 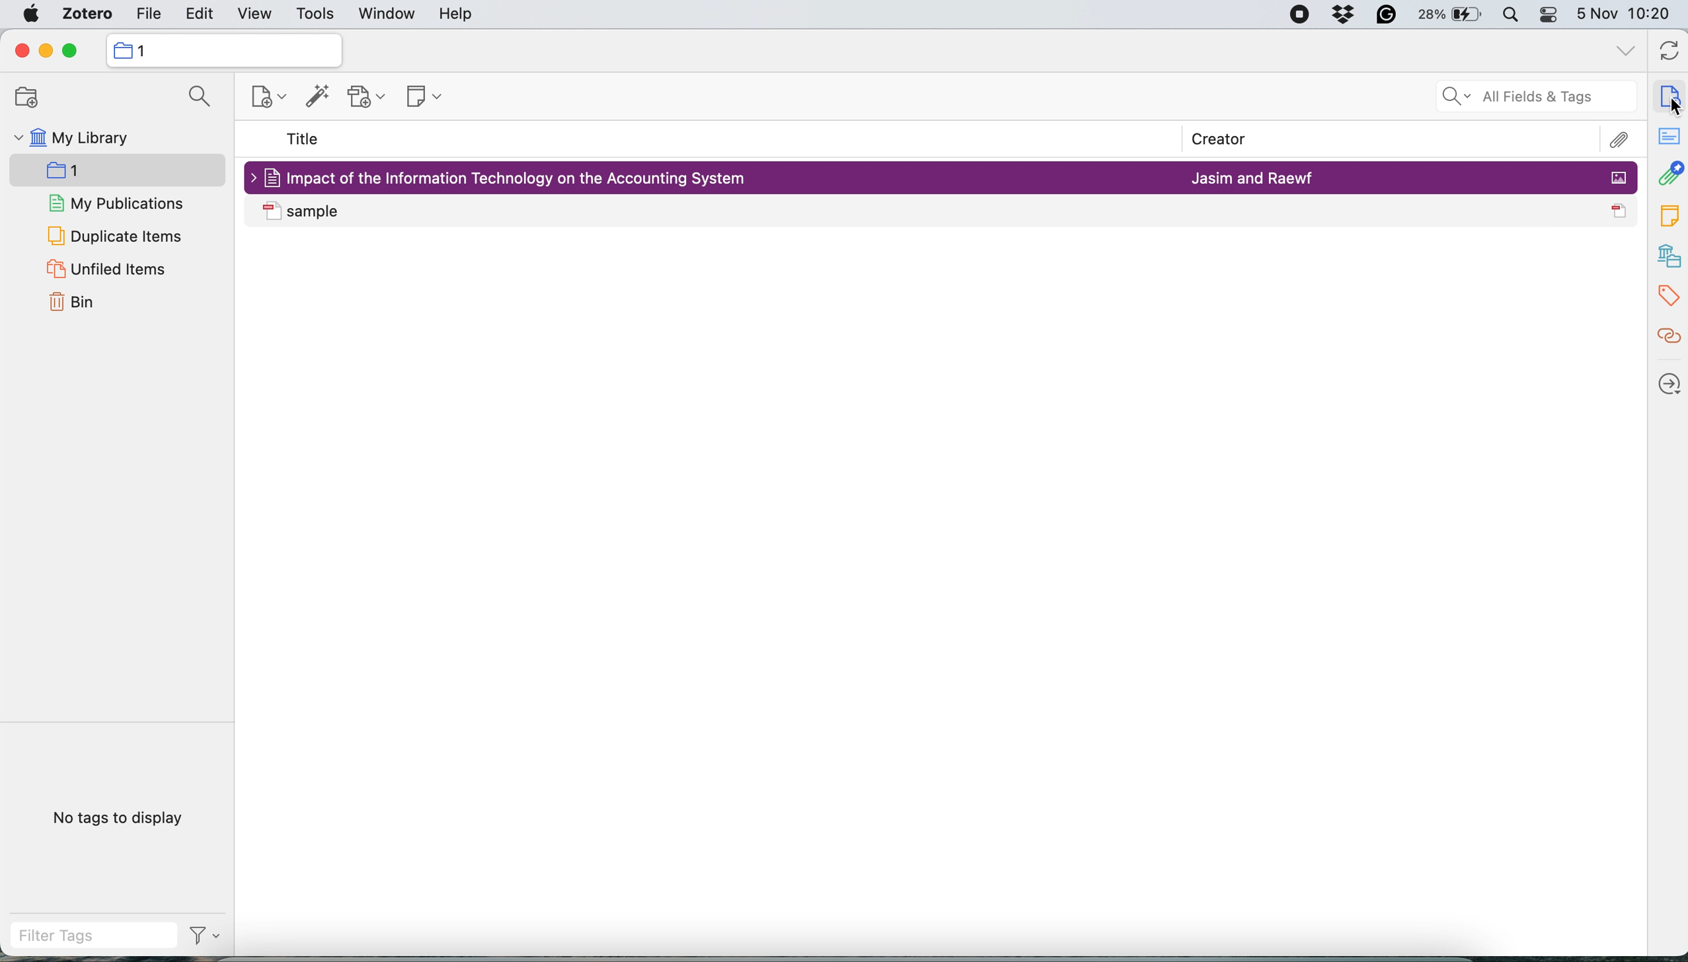 I want to click on attachment, so click(x=1618, y=140).